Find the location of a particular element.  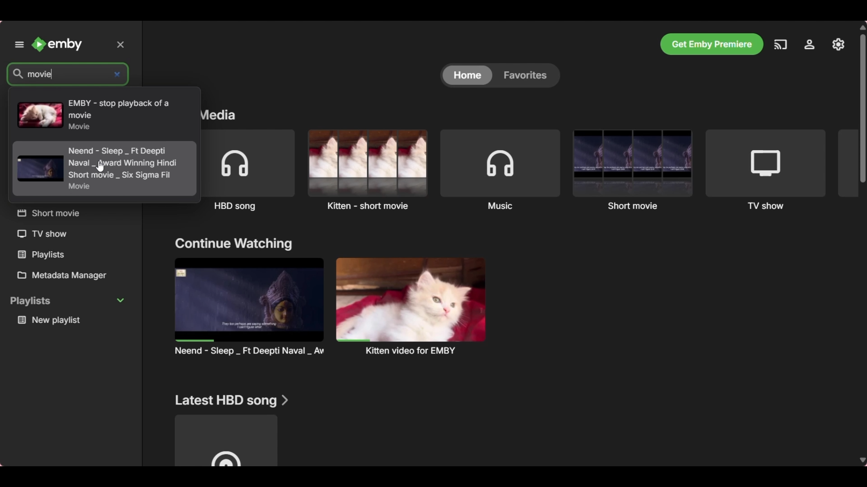

 is located at coordinates (54, 255).